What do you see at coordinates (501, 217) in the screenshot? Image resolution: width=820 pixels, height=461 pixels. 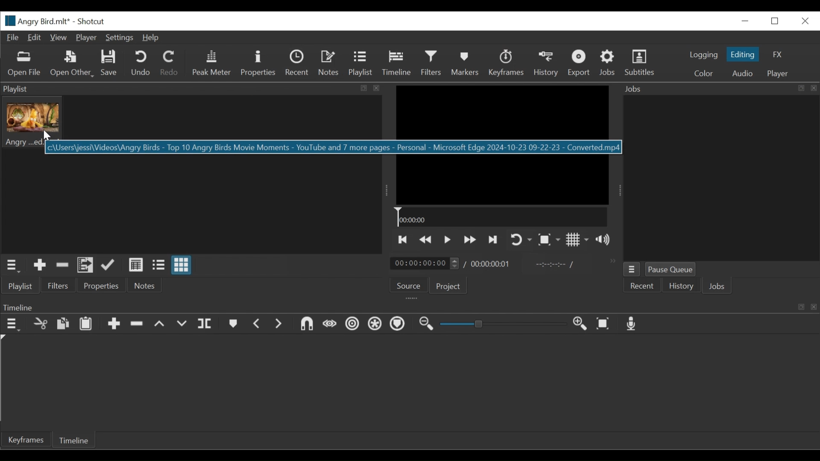 I see `Timeline` at bounding box center [501, 217].